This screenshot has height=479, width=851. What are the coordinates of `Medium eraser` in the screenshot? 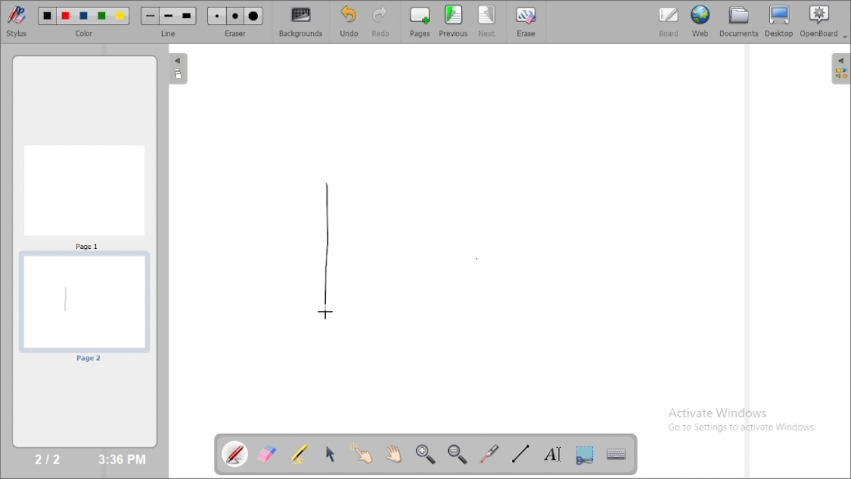 It's located at (235, 17).